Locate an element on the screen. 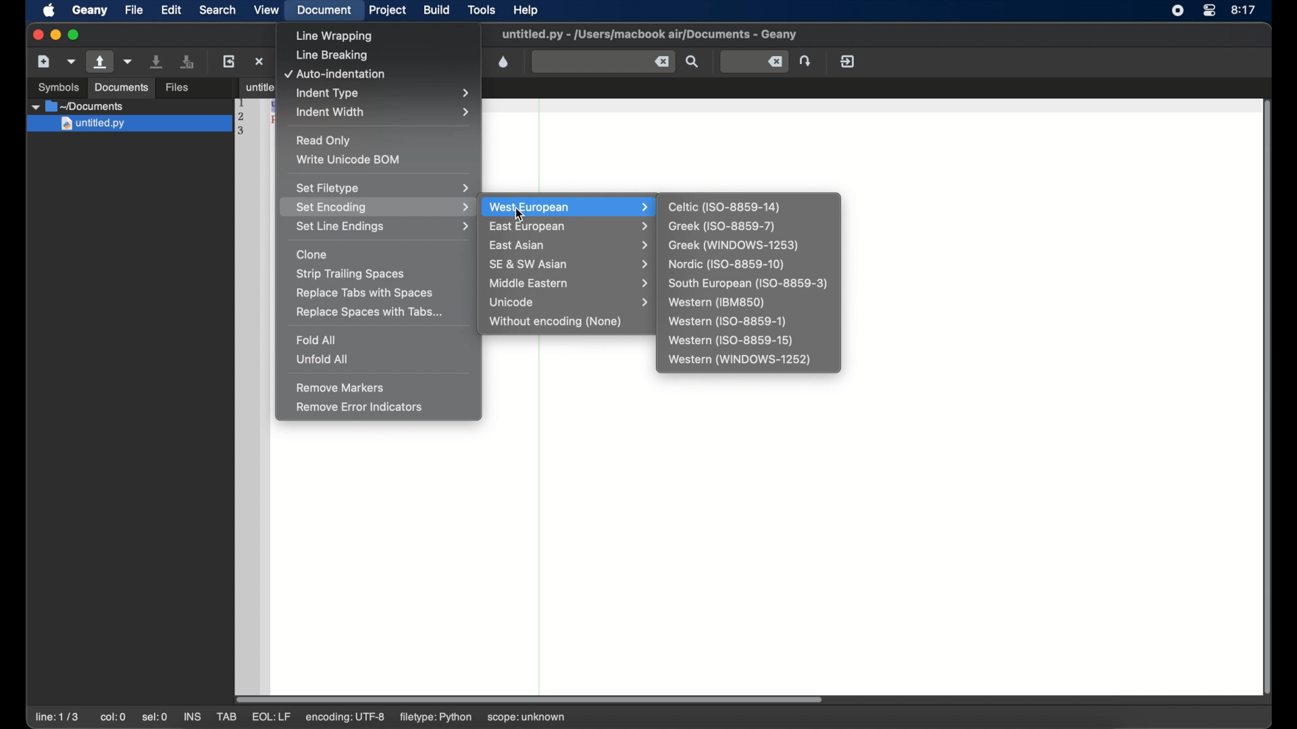 This screenshot has width=1297, height=729. file name is located at coordinates (649, 34).